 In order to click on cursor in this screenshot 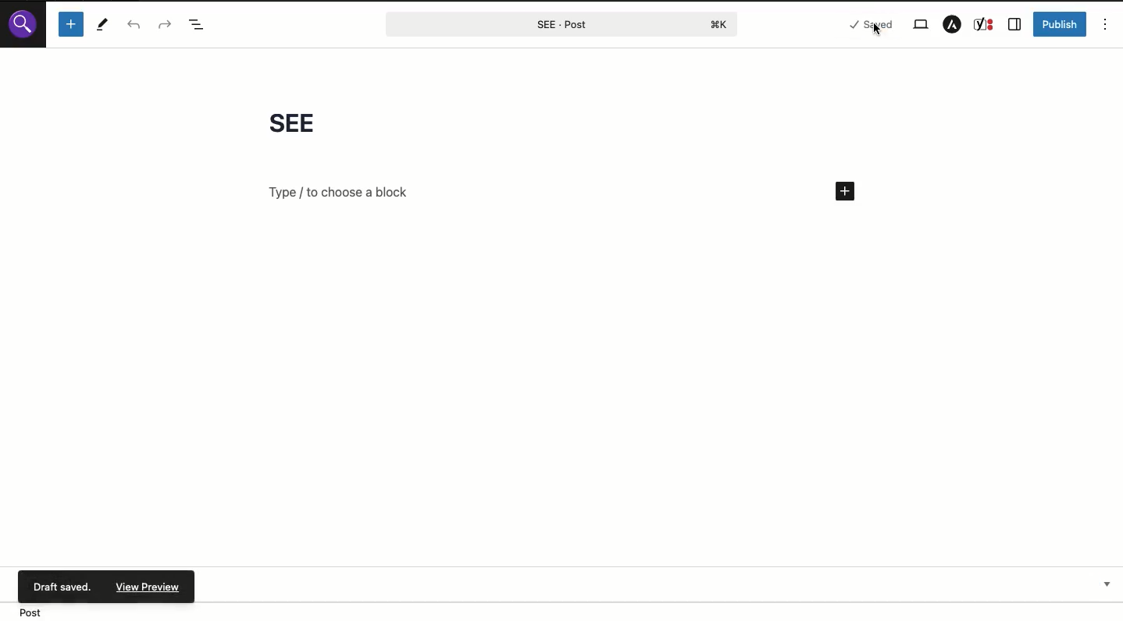, I will do `click(875, 33)`.